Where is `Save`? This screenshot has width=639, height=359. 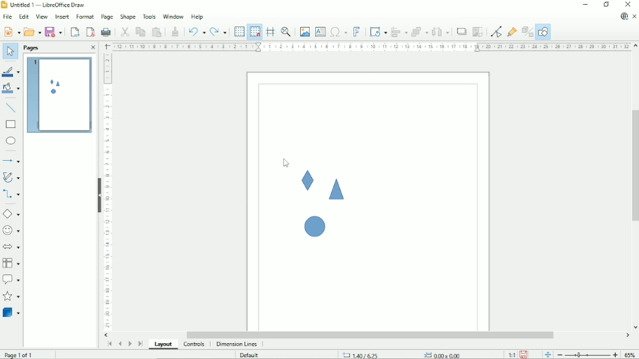
Save is located at coordinates (55, 31).